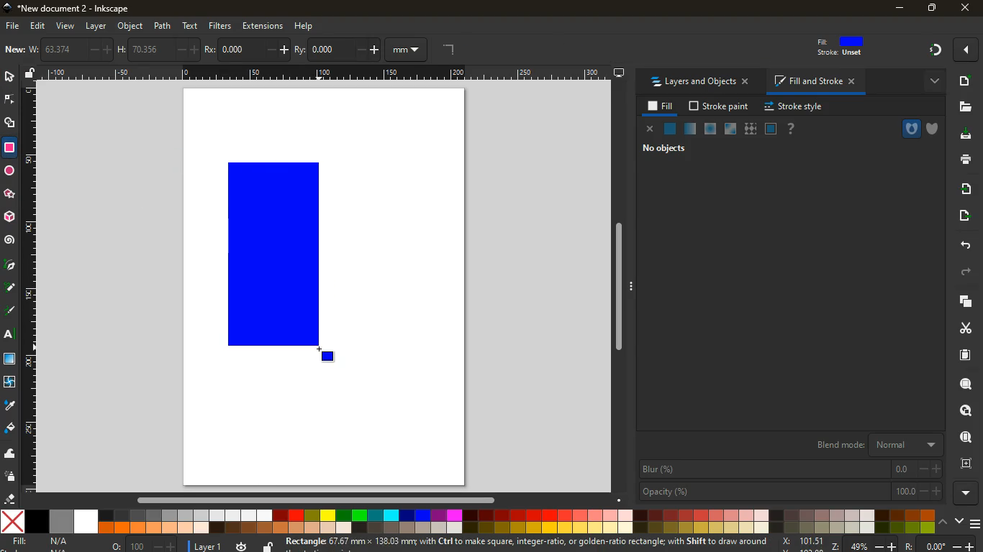 The height and width of the screenshot is (552, 983). I want to click on cut, so click(962, 328).